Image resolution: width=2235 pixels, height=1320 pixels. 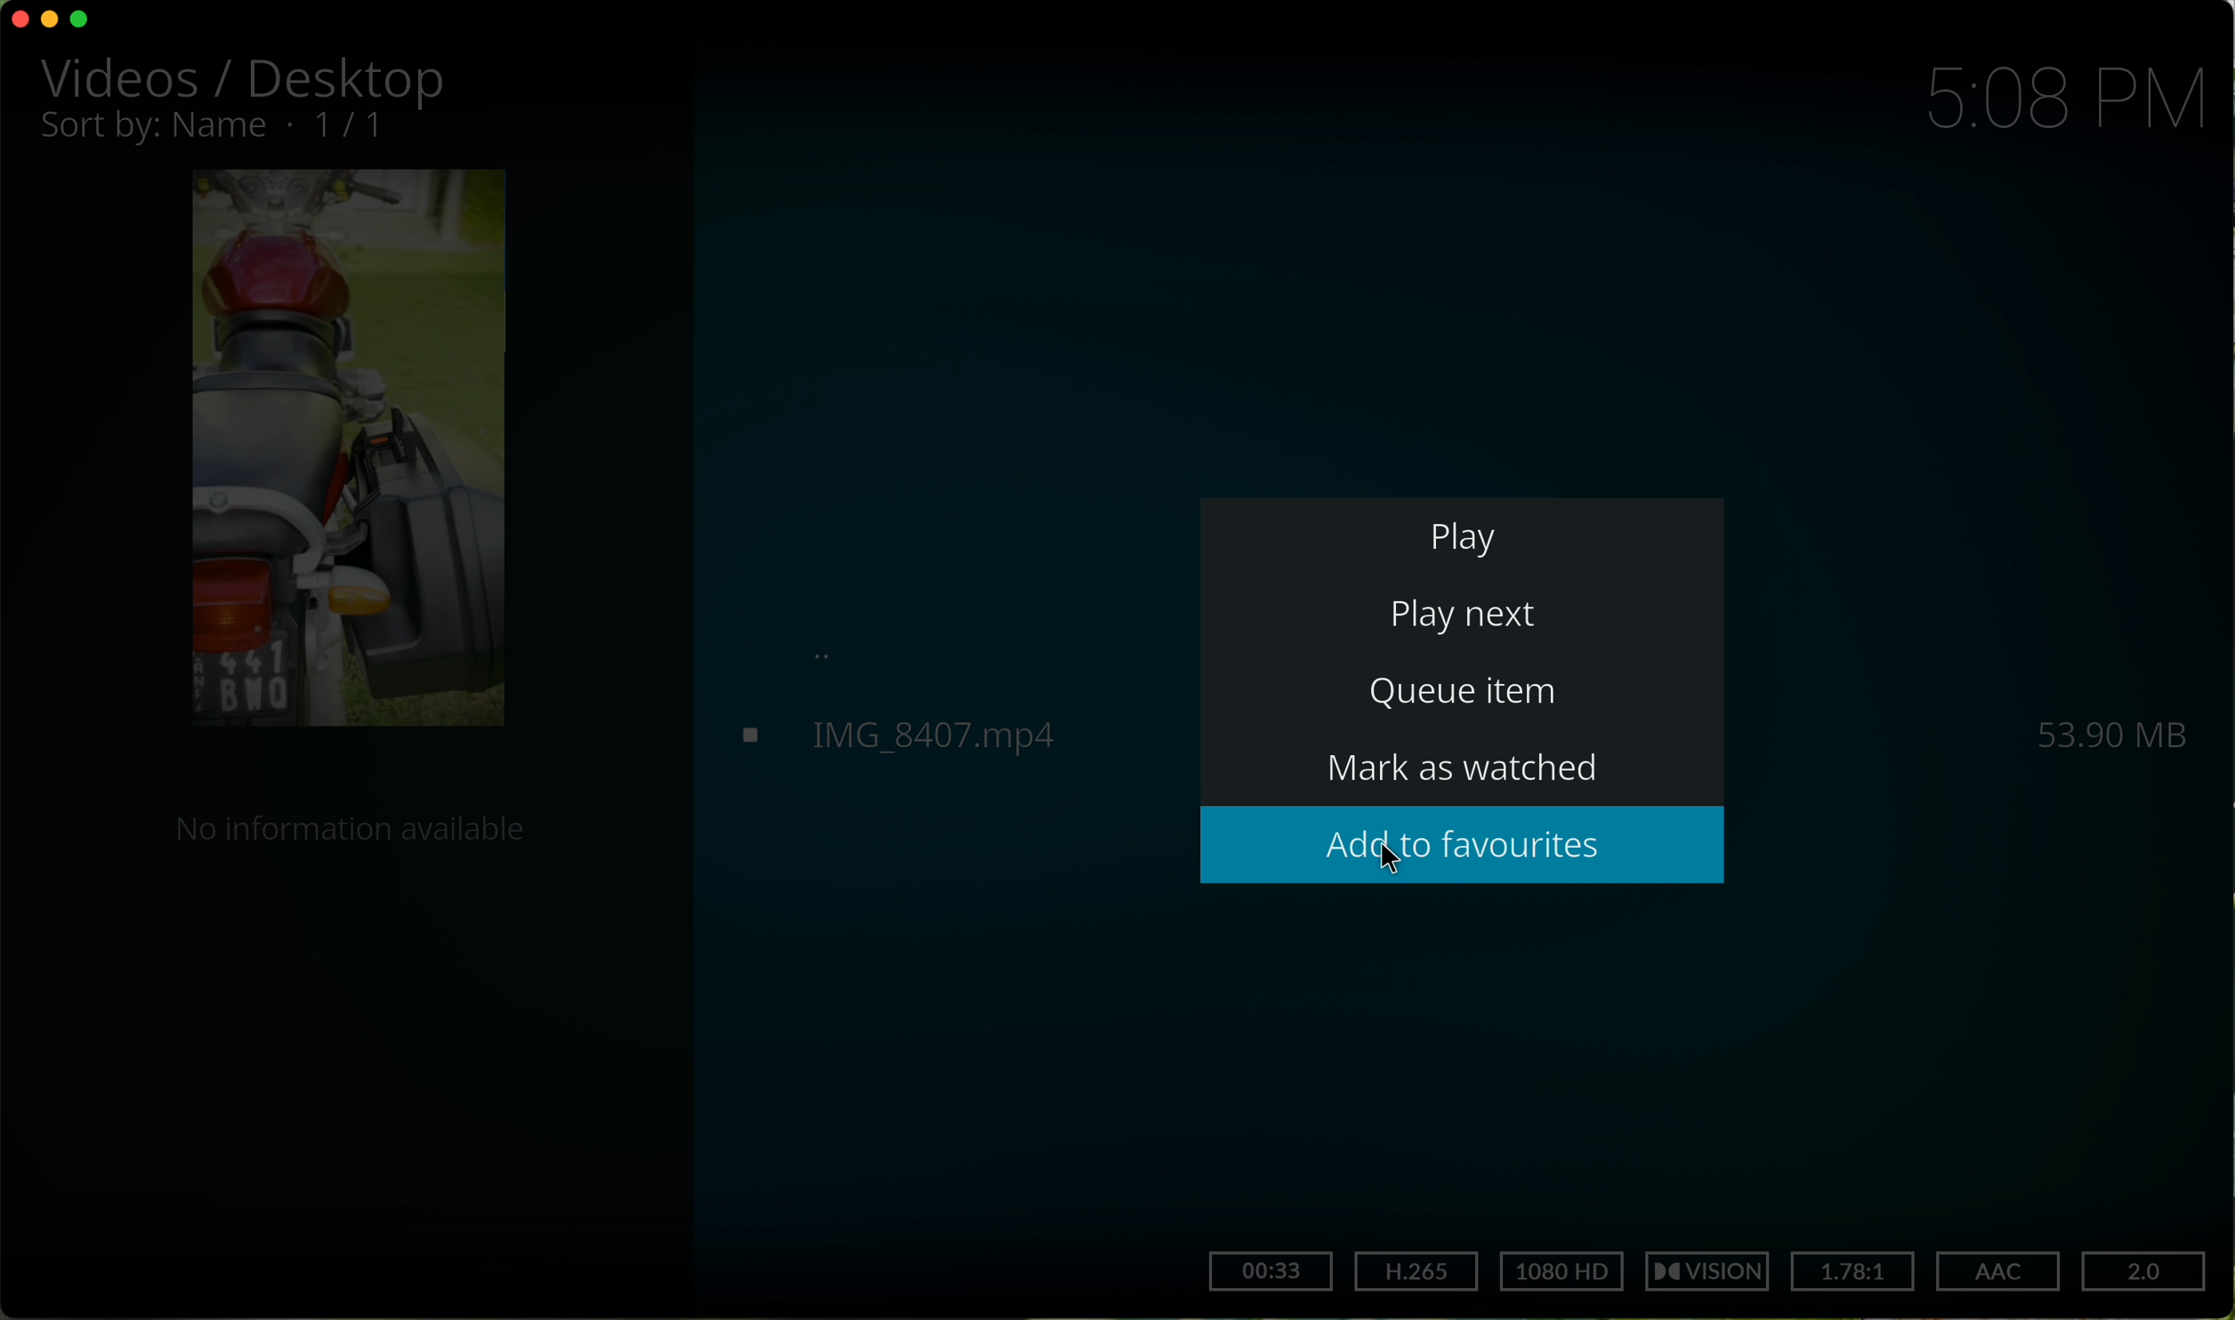 I want to click on add to favourites, so click(x=1464, y=845).